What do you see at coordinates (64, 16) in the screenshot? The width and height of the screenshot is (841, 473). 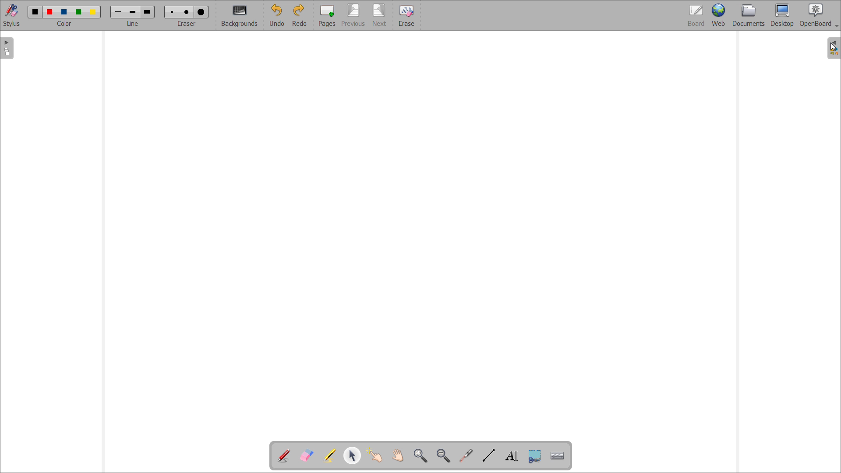 I see `select color` at bounding box center [64, 16].